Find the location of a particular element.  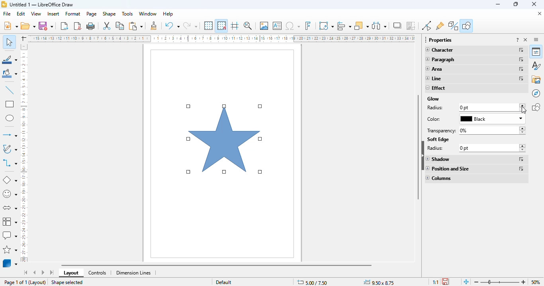

gallery is located at coordinates (536, 79).